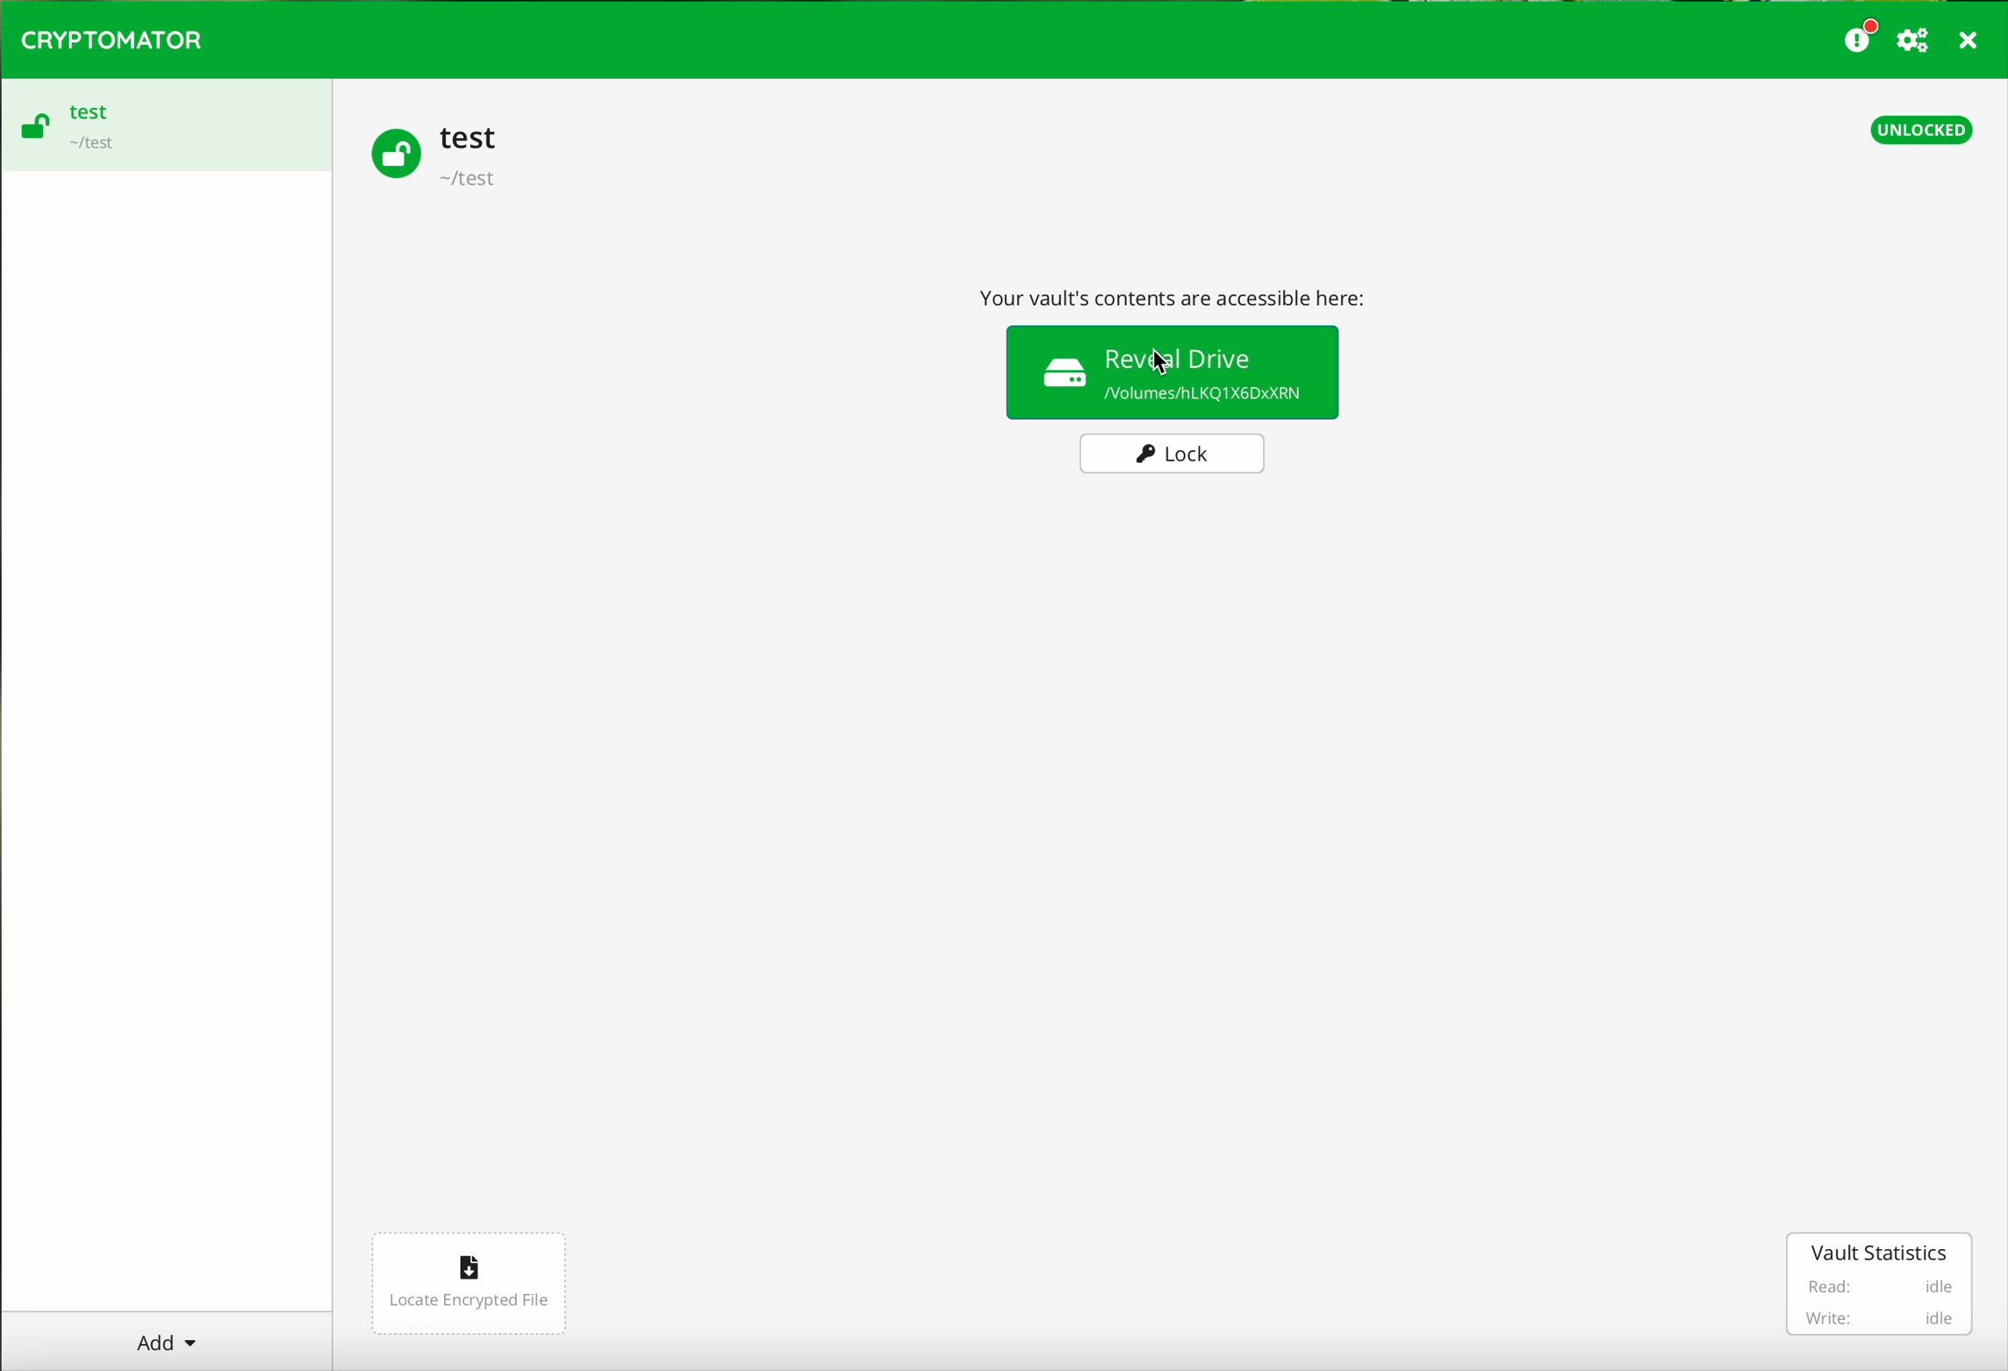  I want to click on vault statistics, so click(1883, 1284).